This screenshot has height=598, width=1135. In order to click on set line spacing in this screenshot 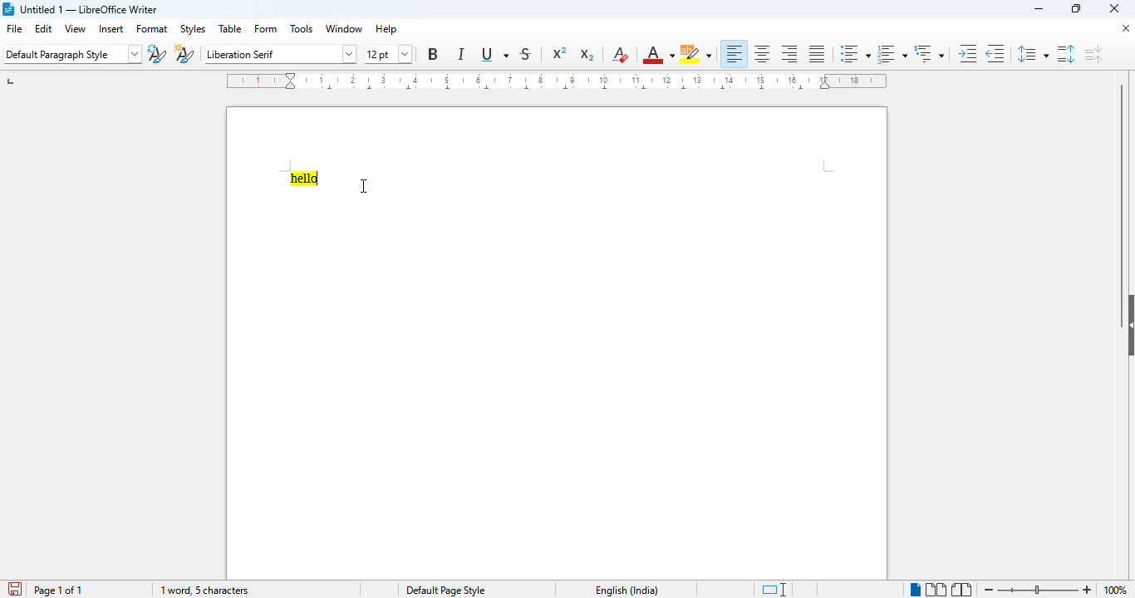, I will do `click(1031, 54)`.